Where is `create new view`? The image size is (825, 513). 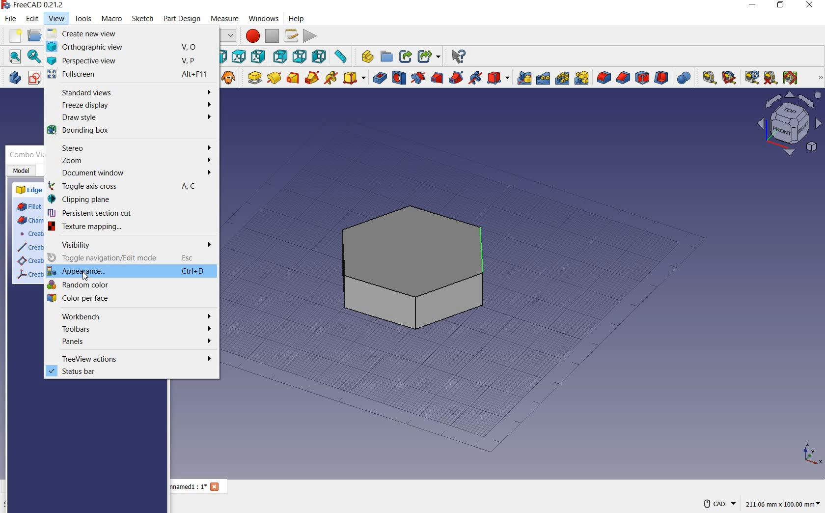
create new view is located at coordinates (127, 33).